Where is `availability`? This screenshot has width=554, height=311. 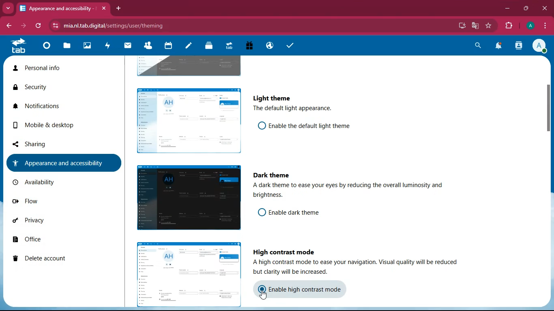
availability is located at coordinates (55, 181).